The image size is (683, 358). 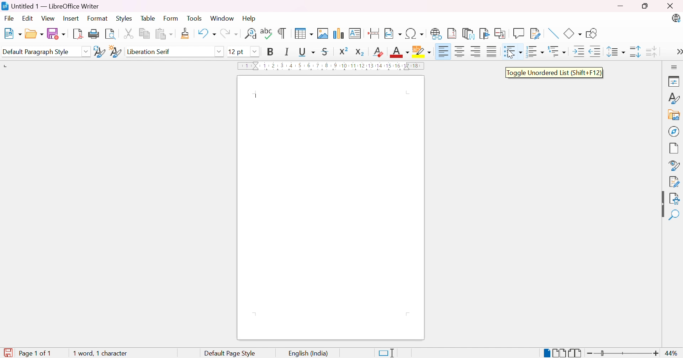 I want to click on View, so click(x=48, y=19).